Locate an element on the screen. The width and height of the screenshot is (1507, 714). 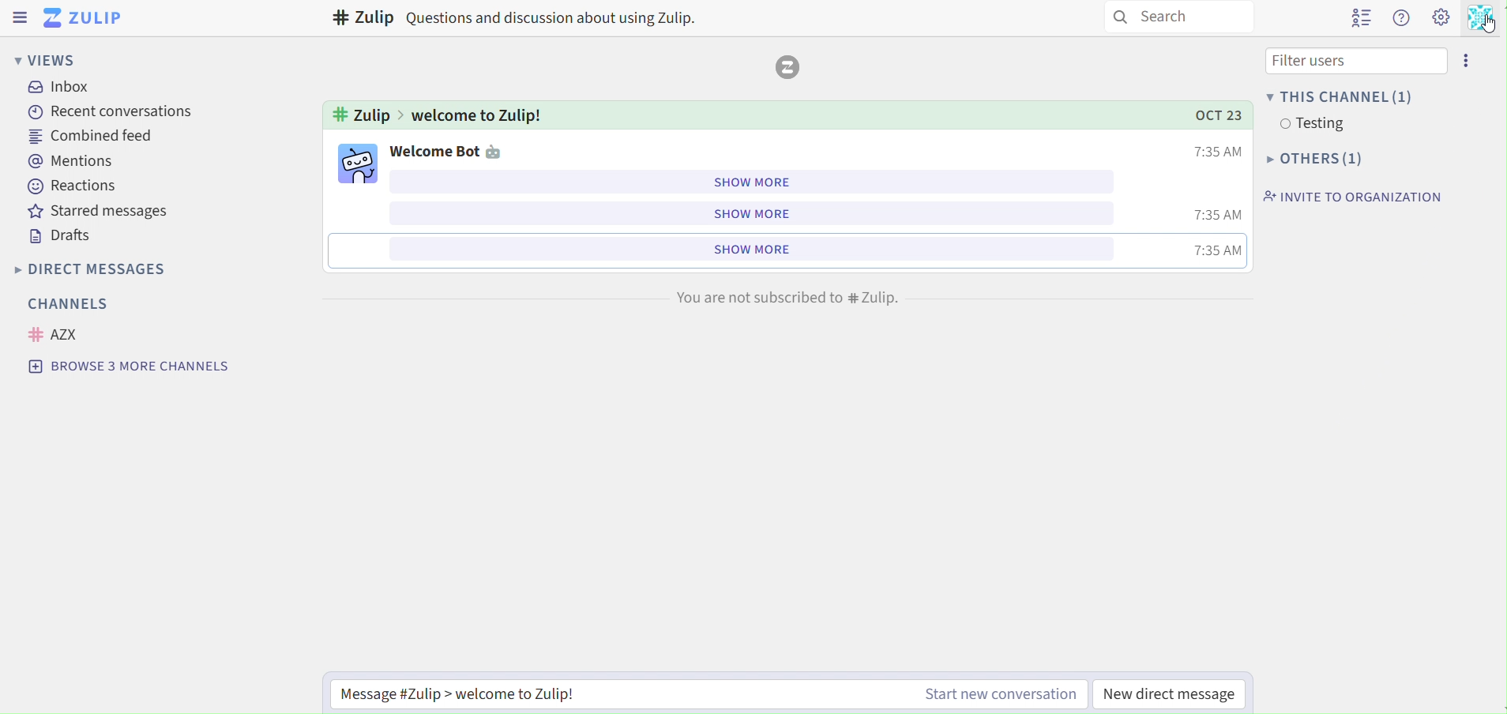
sidebar is located at coordinates (21, 17).